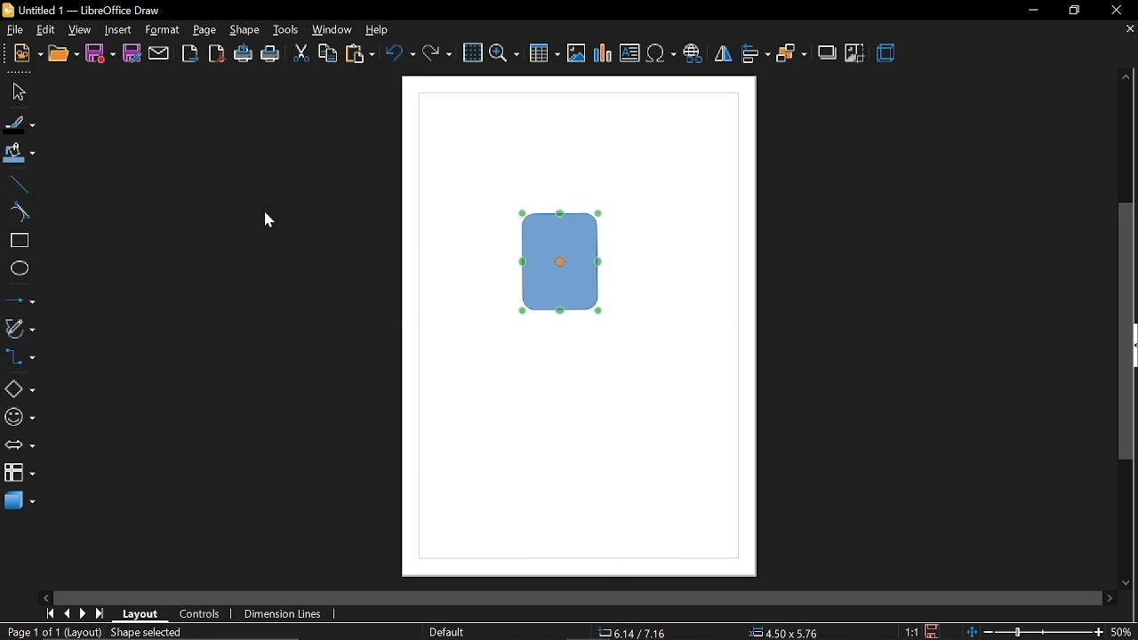 This screenshot has width=1138, height=640. I want to click on restore down, so click(1070, 12).